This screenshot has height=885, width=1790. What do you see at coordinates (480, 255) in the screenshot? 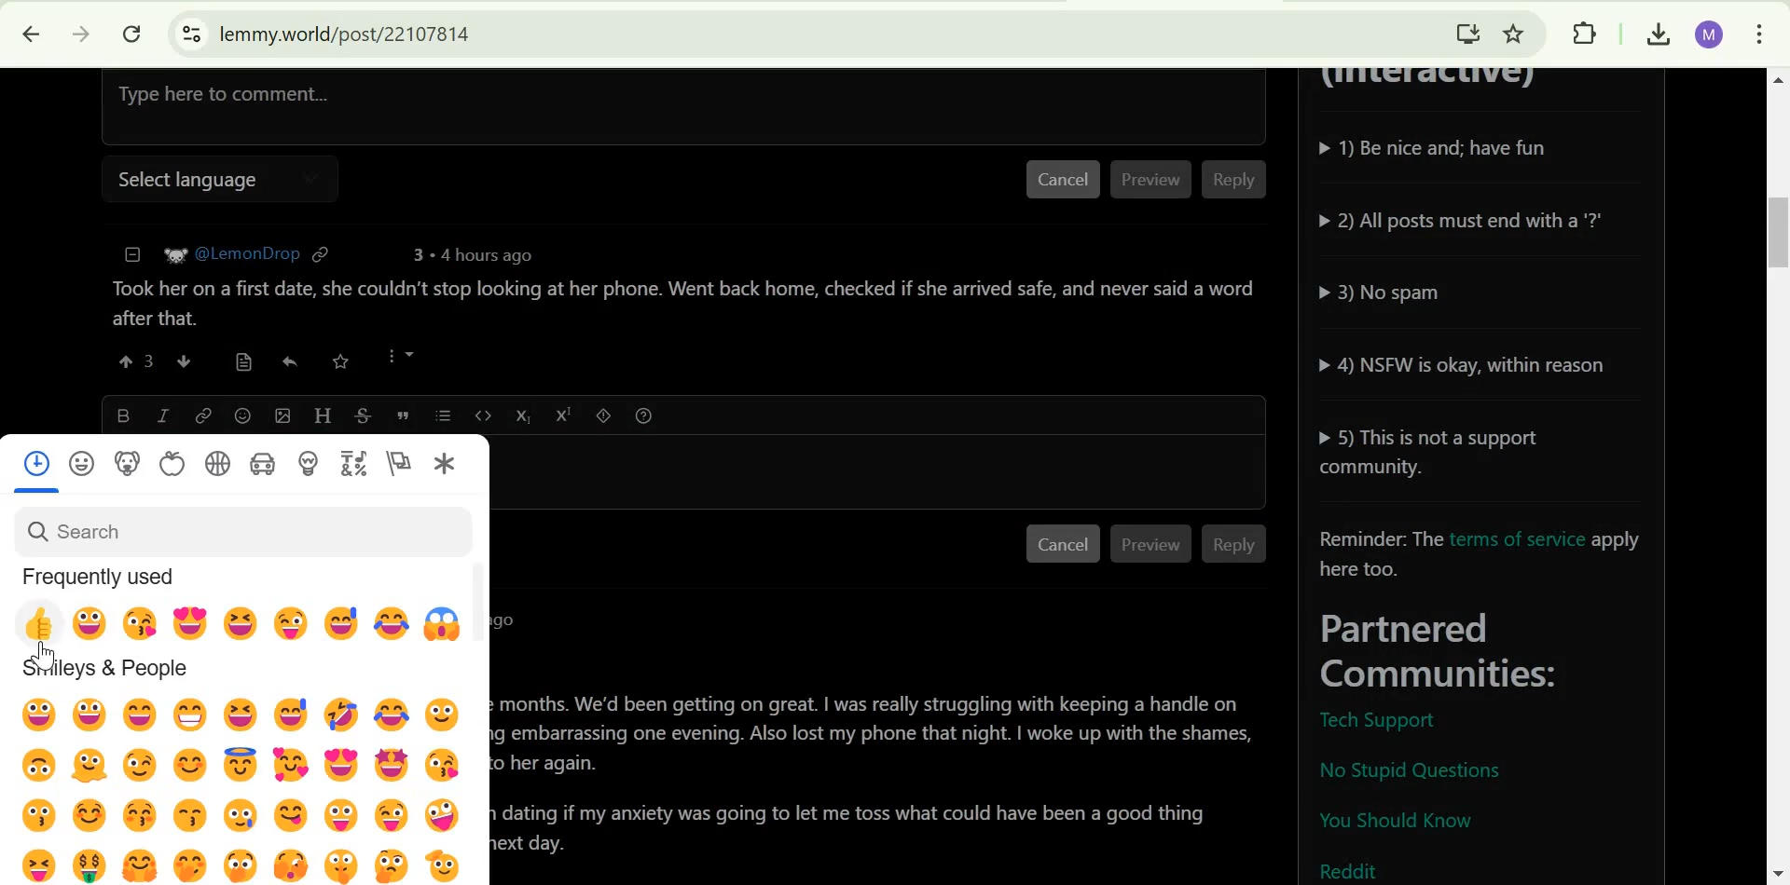
I see `4 hours ago` at bounding box center [480, 255].